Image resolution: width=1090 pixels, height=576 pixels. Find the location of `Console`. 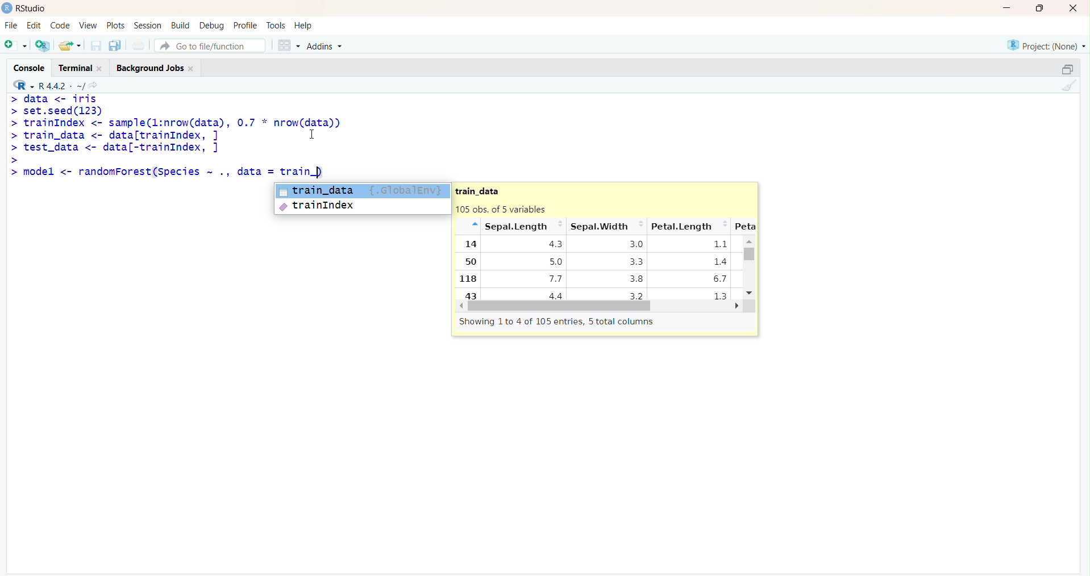

Console is located at coordinates (31, 65).